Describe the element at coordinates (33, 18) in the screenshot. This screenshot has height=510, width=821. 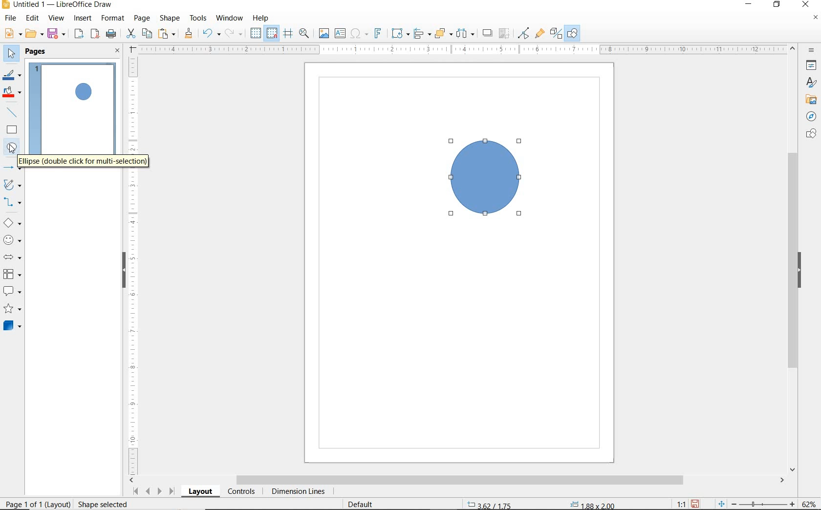
I see `EDIT` at that location.